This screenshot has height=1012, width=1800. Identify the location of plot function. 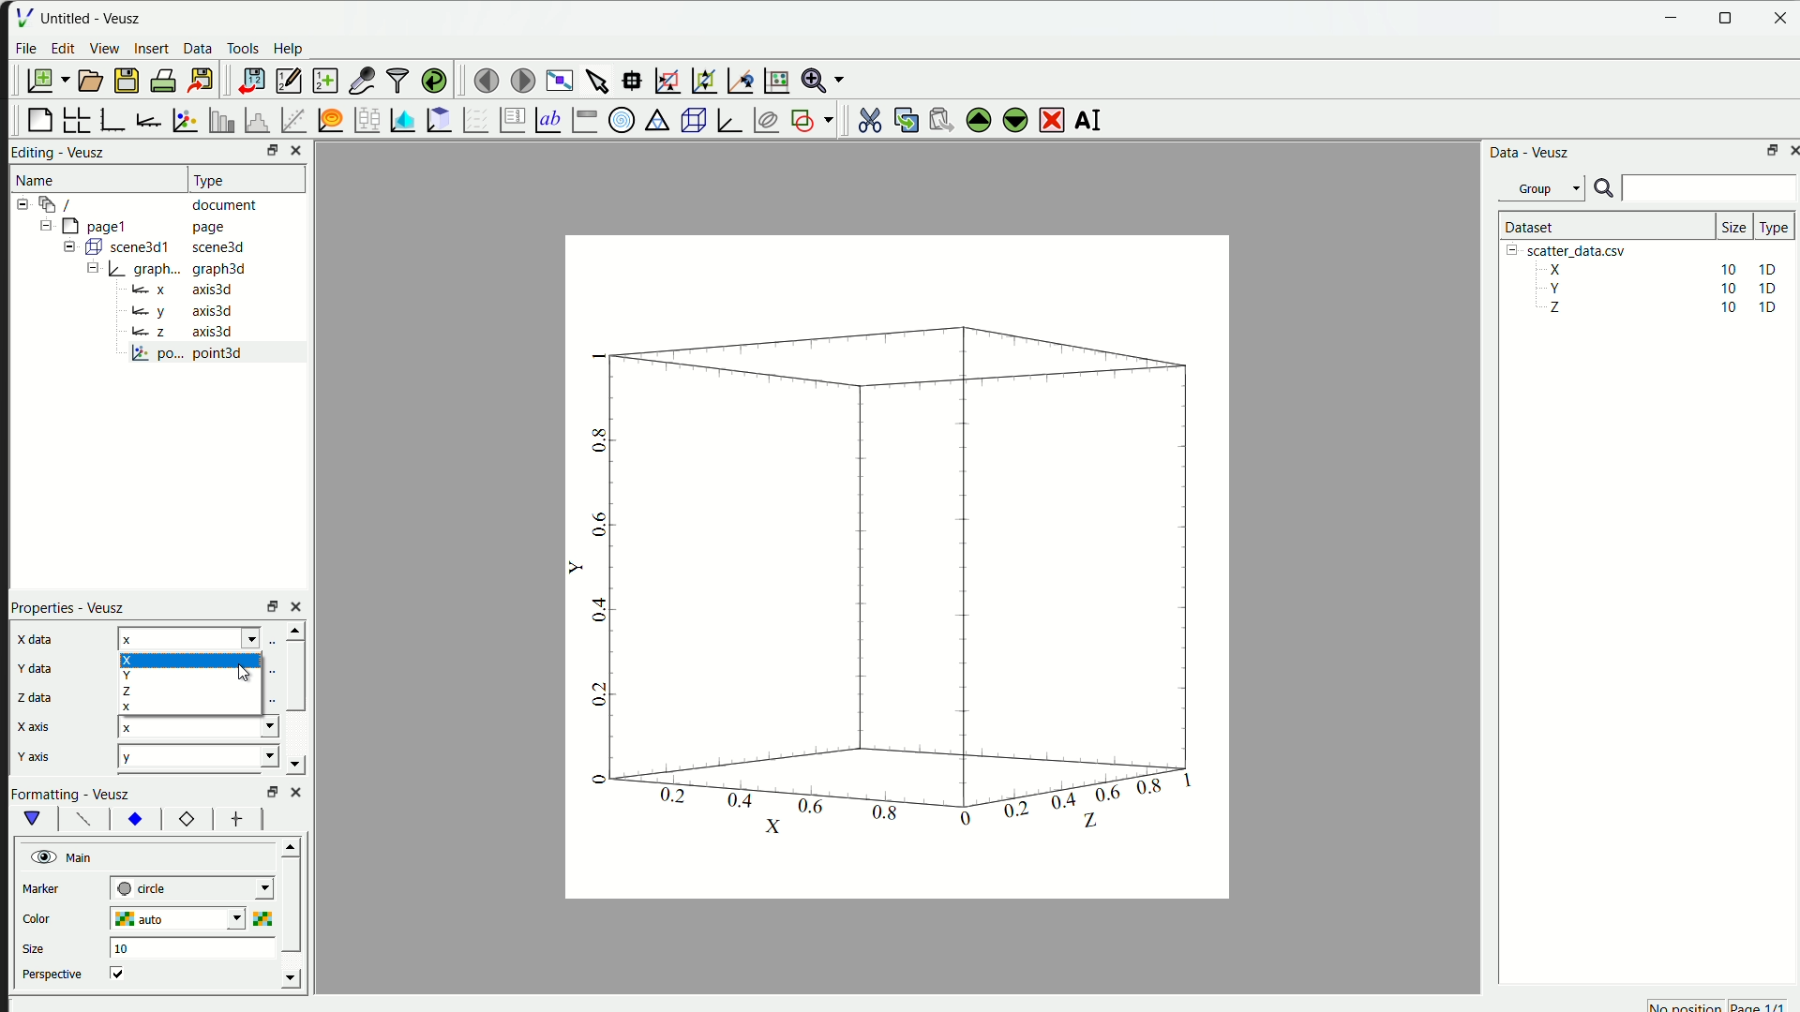
(327, 120).